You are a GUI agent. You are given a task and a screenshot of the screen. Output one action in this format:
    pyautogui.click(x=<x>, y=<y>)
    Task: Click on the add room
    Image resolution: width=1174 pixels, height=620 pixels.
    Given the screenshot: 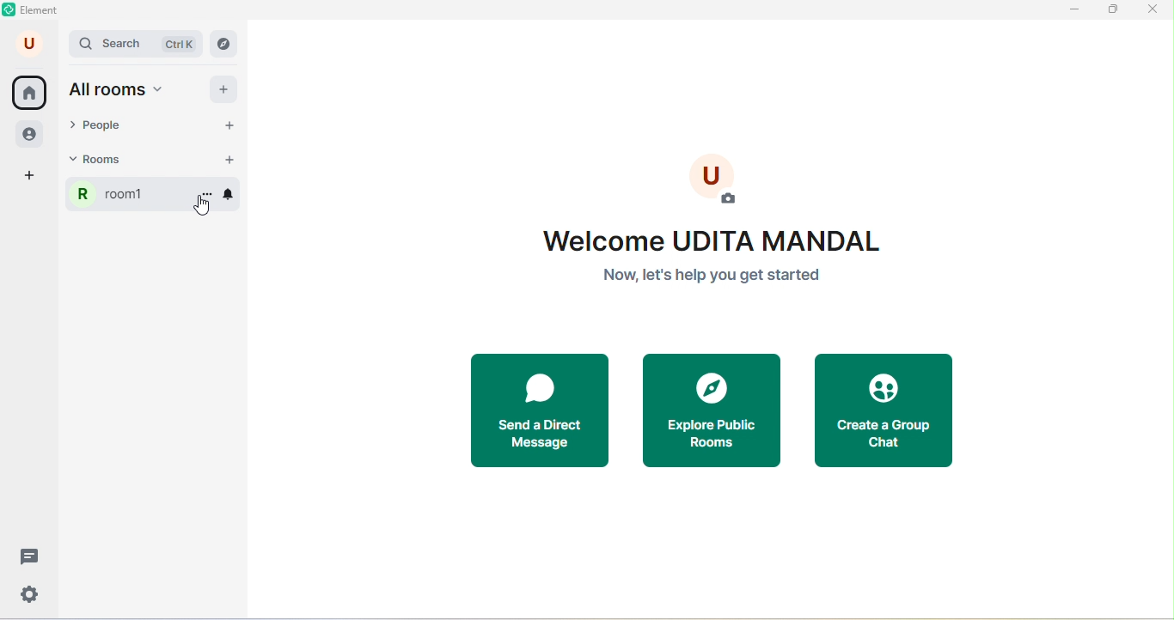 What is the action you would take?
    pyautogui.click(x=228, y=160)
    